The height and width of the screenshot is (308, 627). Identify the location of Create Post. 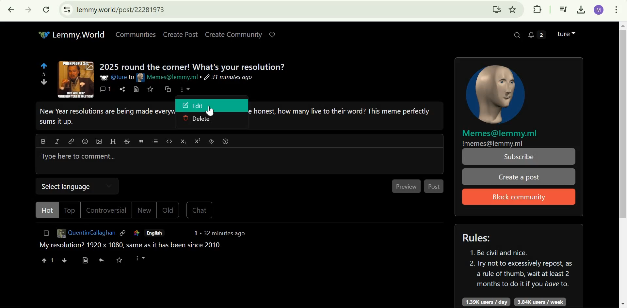
(181, 35).